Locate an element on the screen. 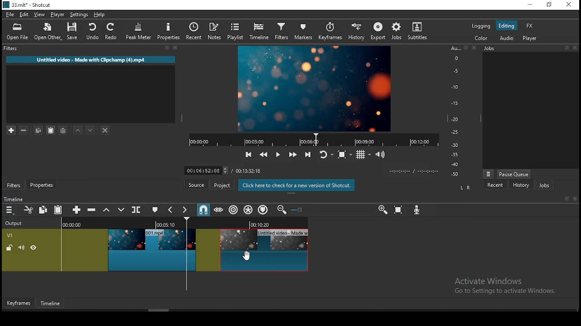  create/edit marker is located at coordinates (156, 211).